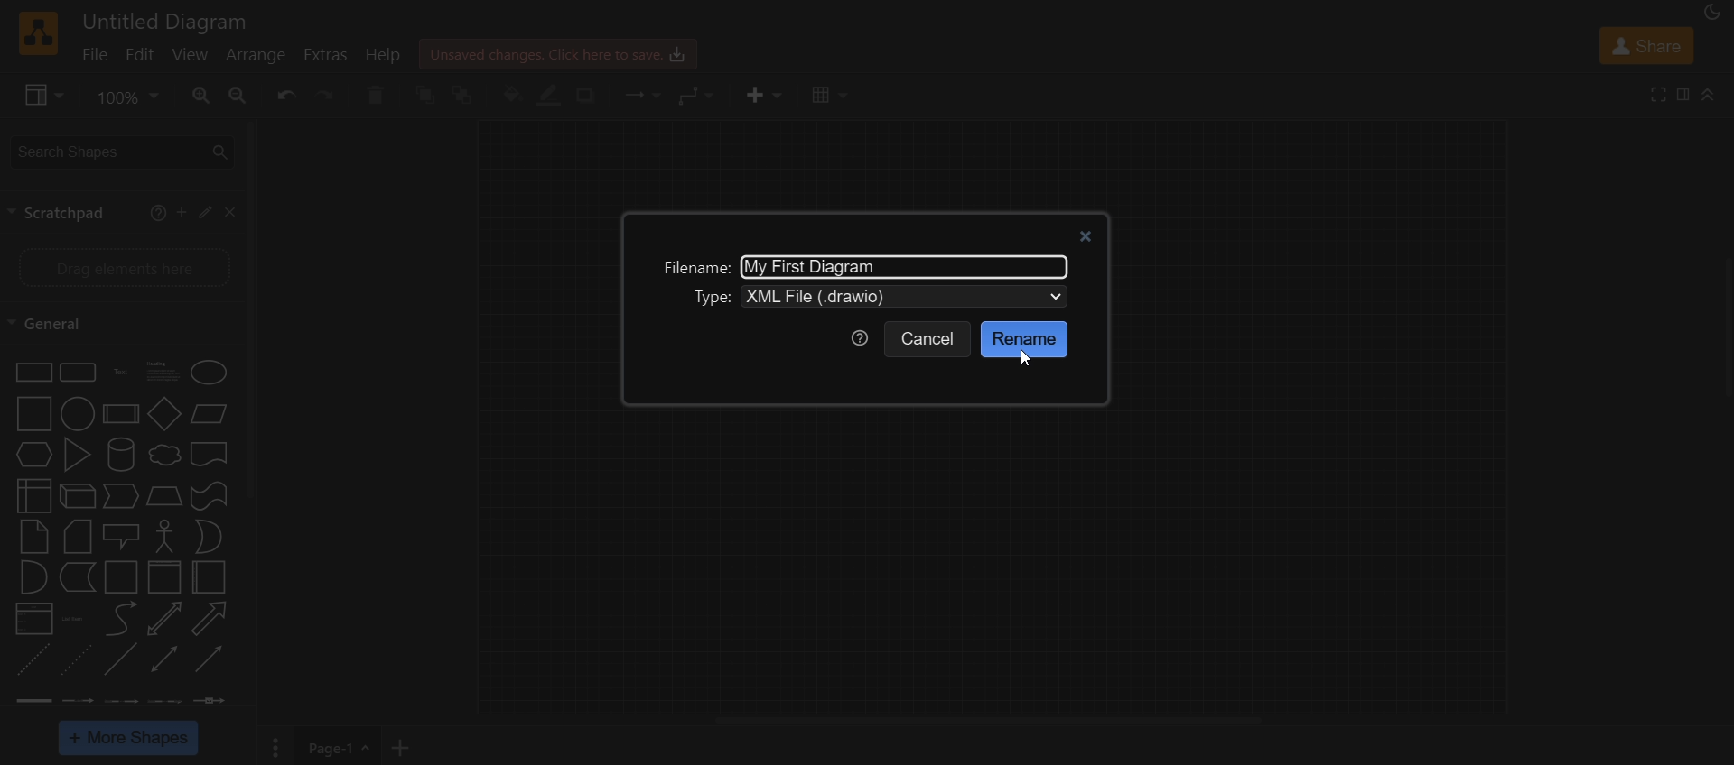 The height and width of the screenshot is (765, 1734). Describe the element at coordinates (638, 94) in the screenshot. I see `connection` at that location.